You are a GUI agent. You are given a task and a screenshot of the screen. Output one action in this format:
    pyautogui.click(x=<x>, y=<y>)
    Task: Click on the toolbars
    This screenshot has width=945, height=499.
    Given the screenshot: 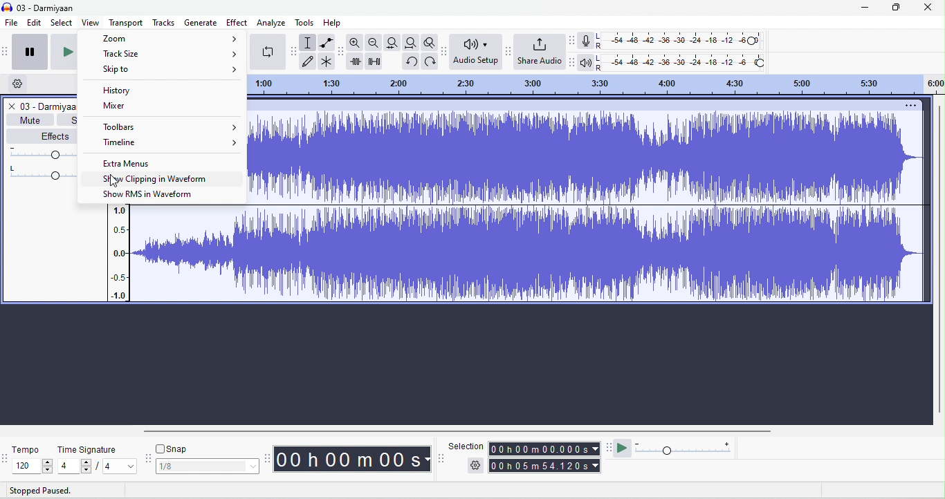 What is the action you would take?
    pyautogui.click(x=169, y=127)
    